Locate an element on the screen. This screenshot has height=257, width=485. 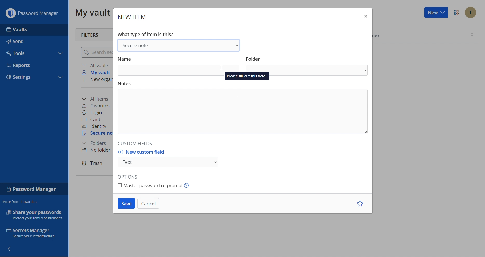
Reports is located at coordinates (20, 65).